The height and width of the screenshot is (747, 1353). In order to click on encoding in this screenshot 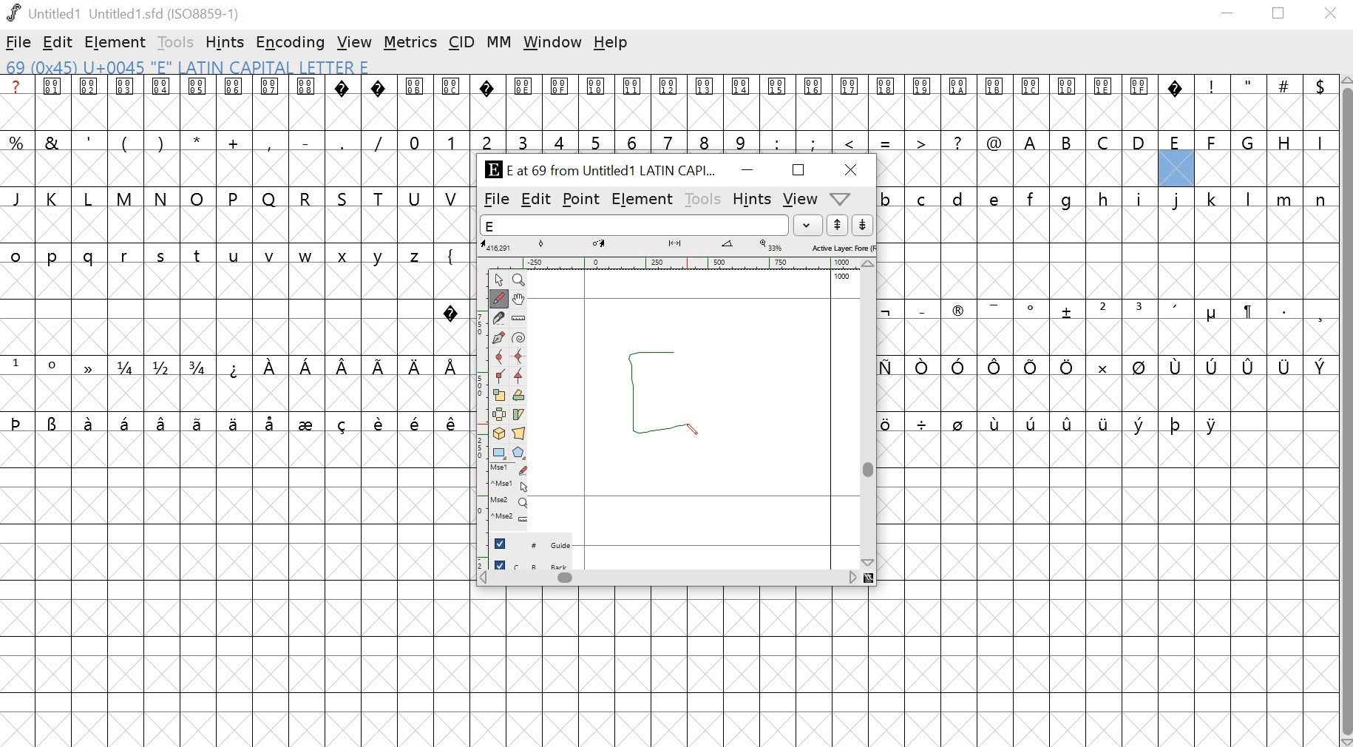, I will do `click(291, 43)`.